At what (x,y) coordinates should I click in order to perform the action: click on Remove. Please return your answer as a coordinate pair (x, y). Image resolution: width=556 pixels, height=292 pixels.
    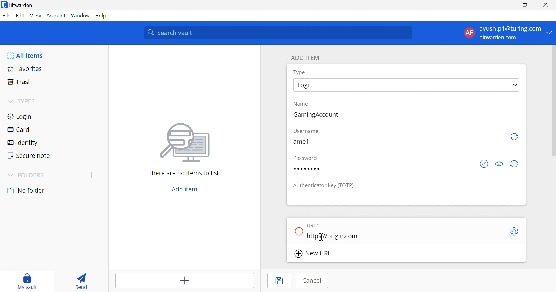
    Looking at the image, I should click on (298, 231).